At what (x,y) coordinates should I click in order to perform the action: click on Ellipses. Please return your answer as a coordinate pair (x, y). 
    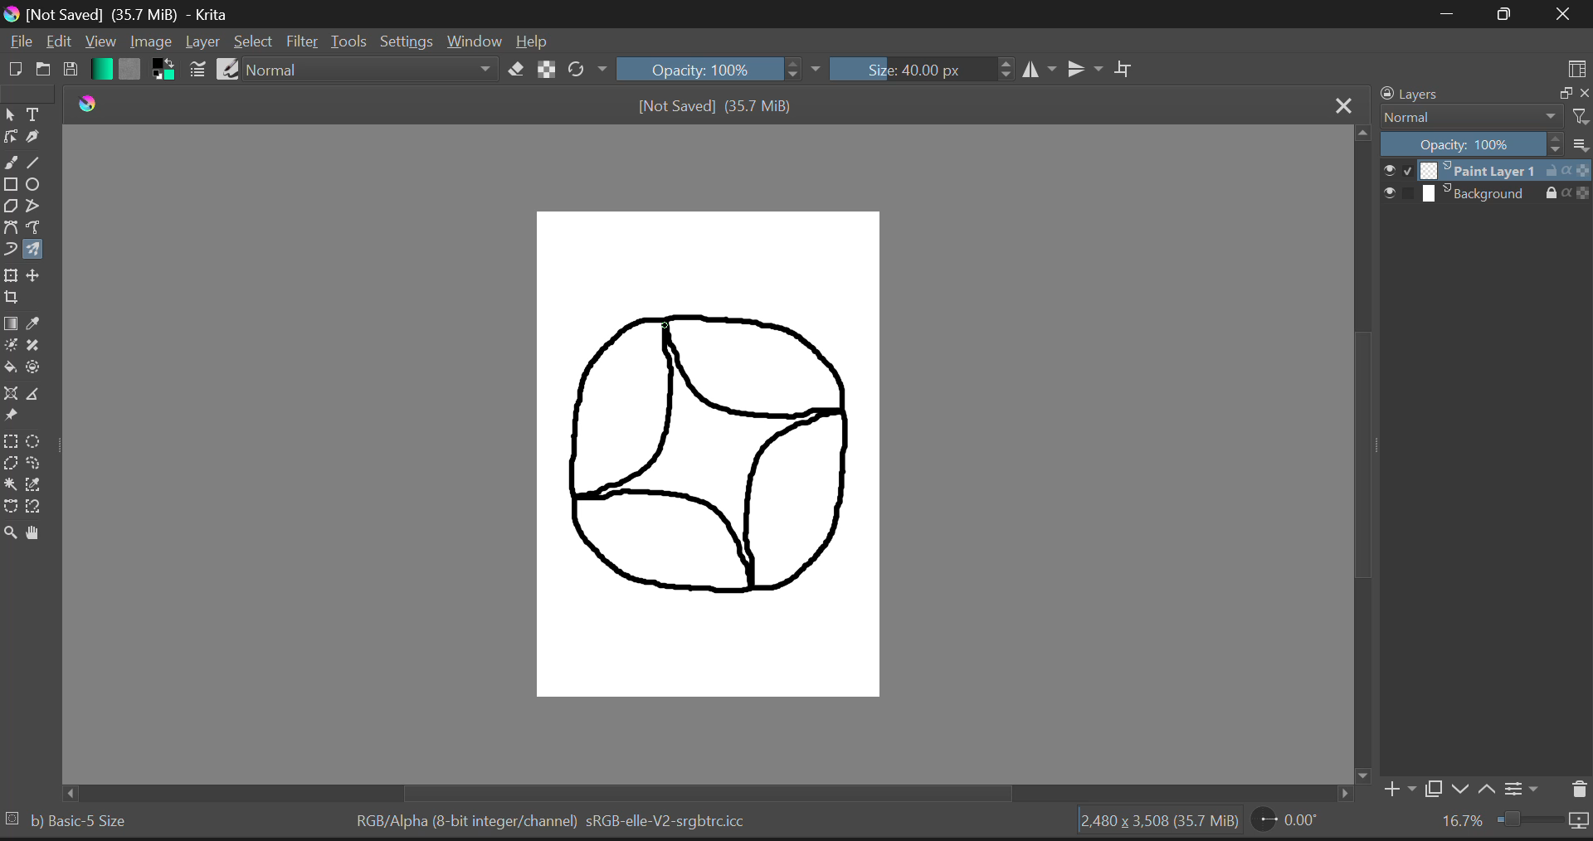
    Looking at the image, I should click on (36, 184).